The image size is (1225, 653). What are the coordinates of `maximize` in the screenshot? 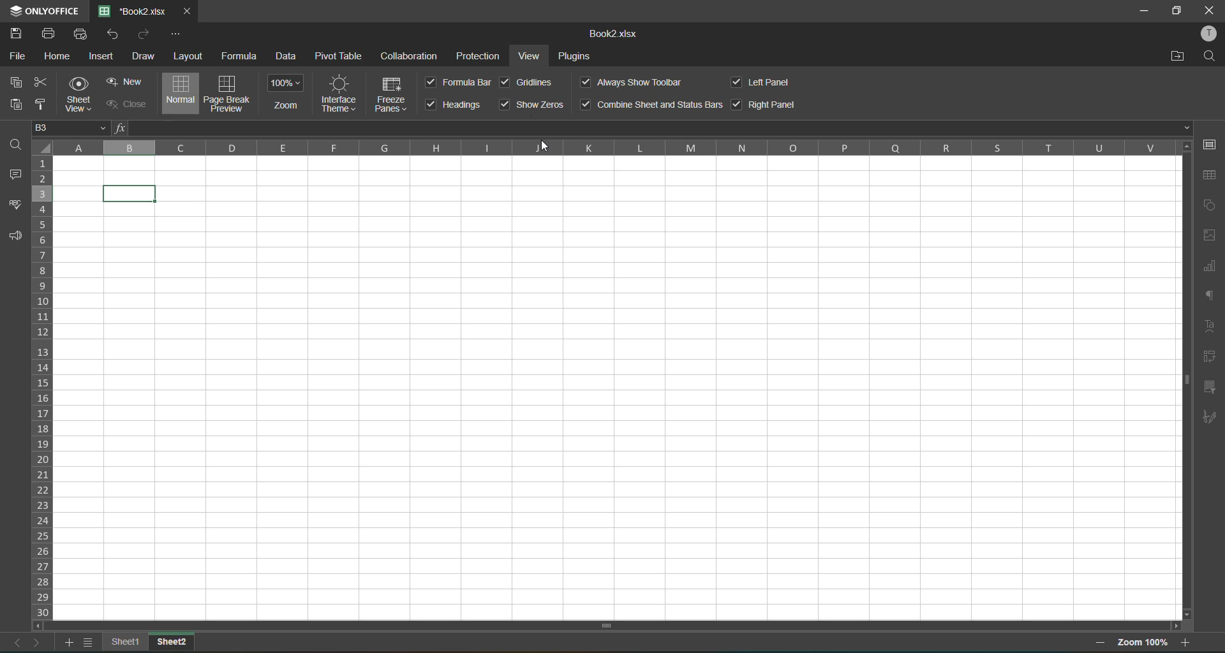 It's located at (1180, 11).